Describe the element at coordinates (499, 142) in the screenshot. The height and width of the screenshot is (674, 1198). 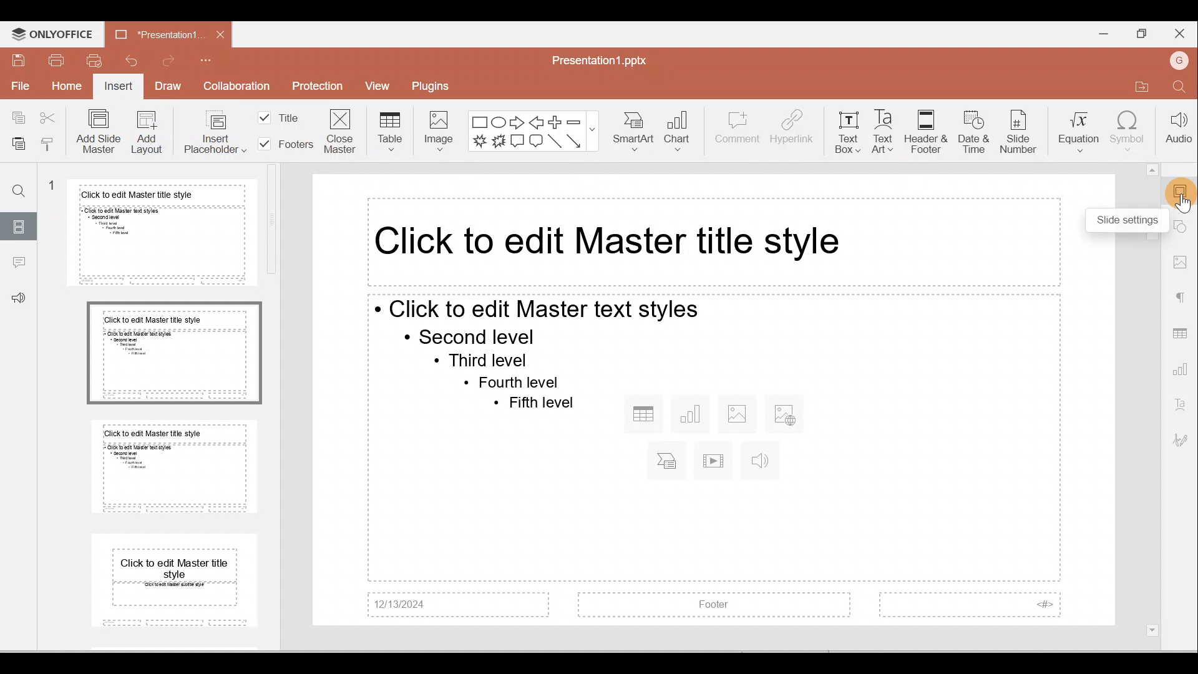
I see `Explosion 2` at that location.